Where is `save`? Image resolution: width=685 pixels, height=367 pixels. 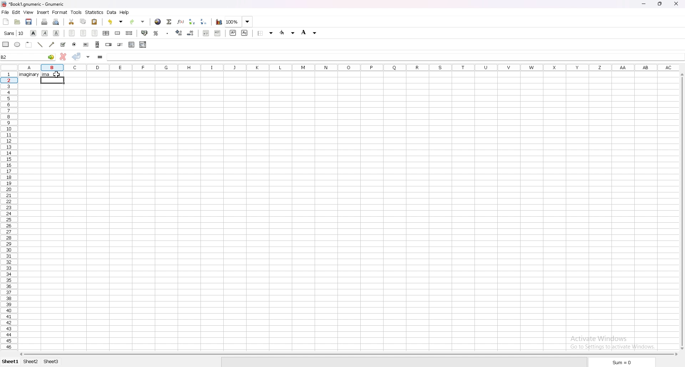 save is located at coordinates (29, 22).